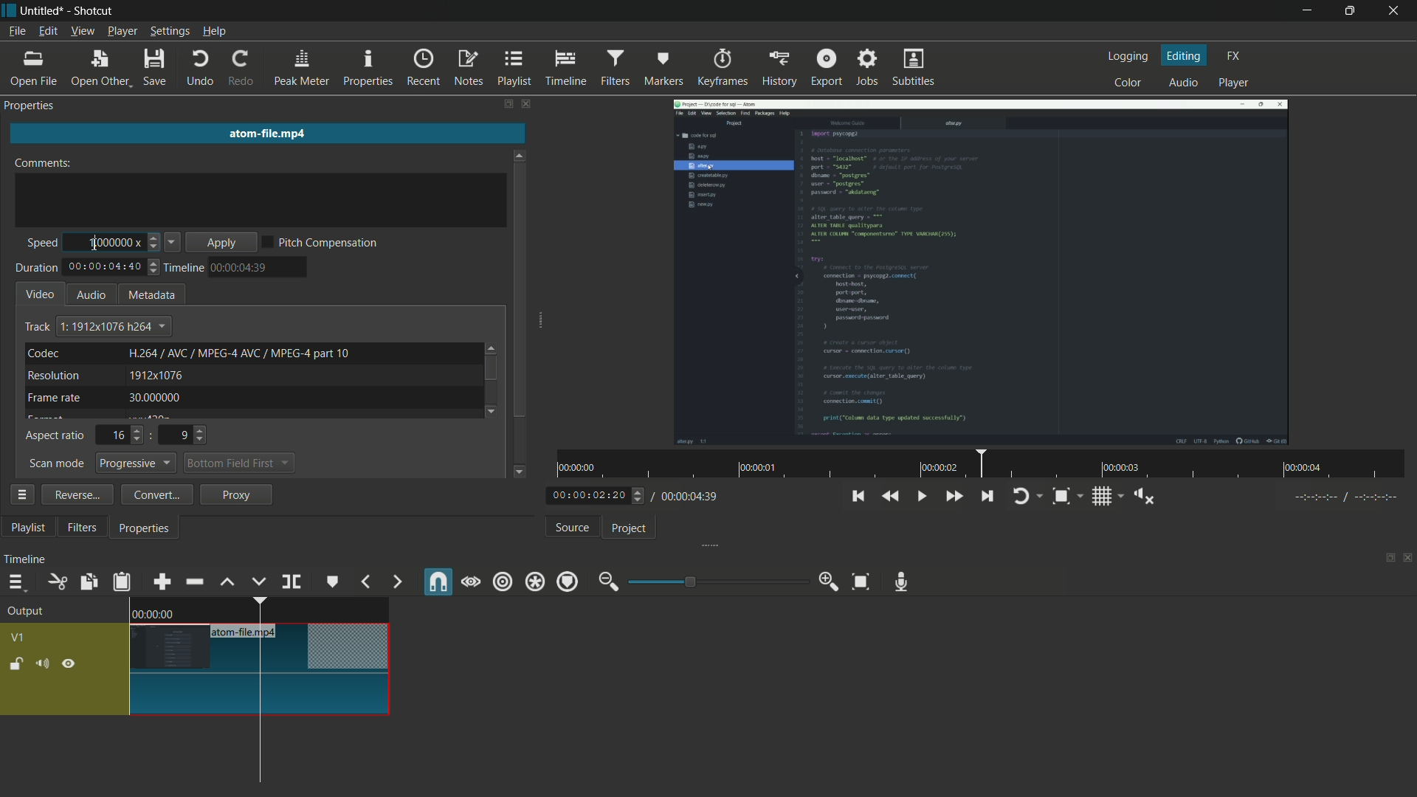  What do you see at coordinates (1351, 10) in the screenshot?
I see `maximize` at bounding box center [1351, 10].